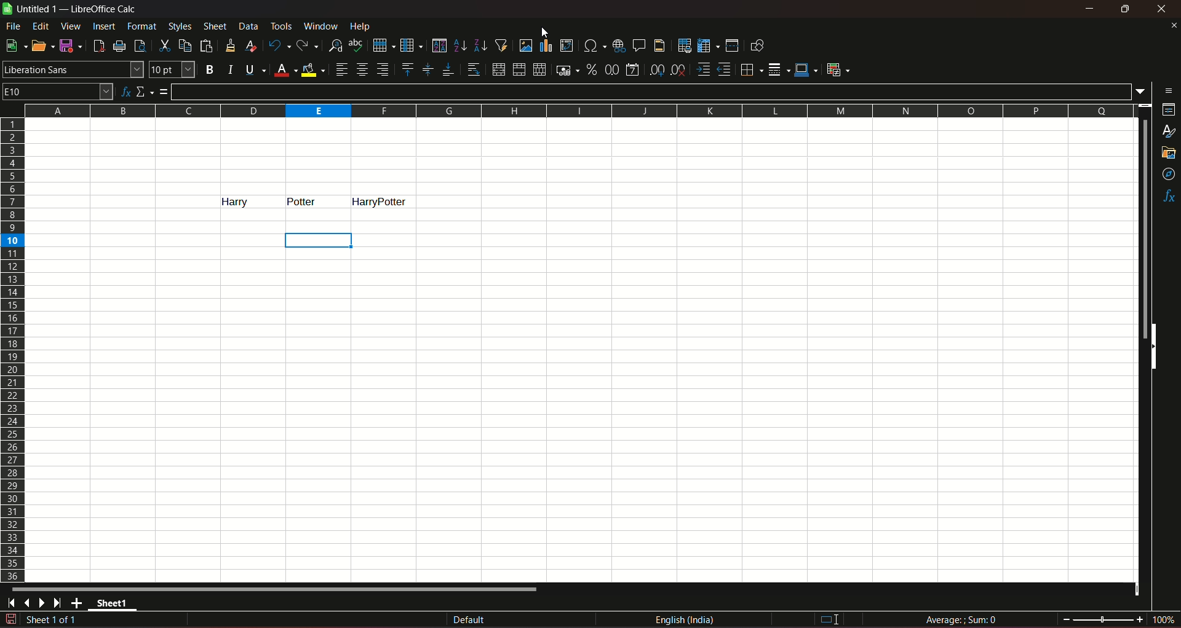 The height and width of the screenshot is (628, 1181). I want to click on format, so click(143, 26).